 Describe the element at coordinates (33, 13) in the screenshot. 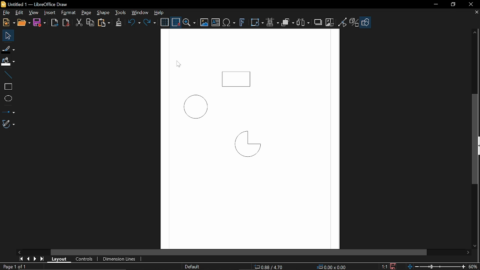

I see `View` at that location.